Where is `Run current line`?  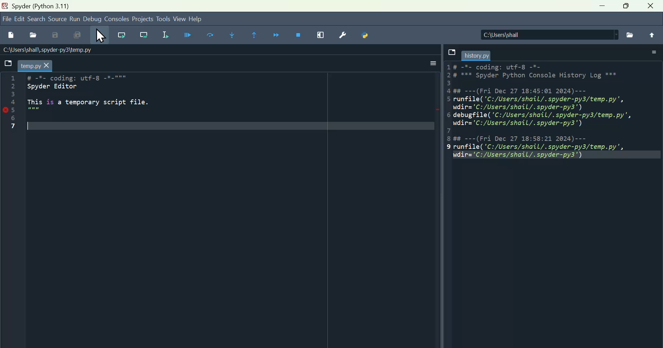
Run current line is located at coordinates (125, 35).